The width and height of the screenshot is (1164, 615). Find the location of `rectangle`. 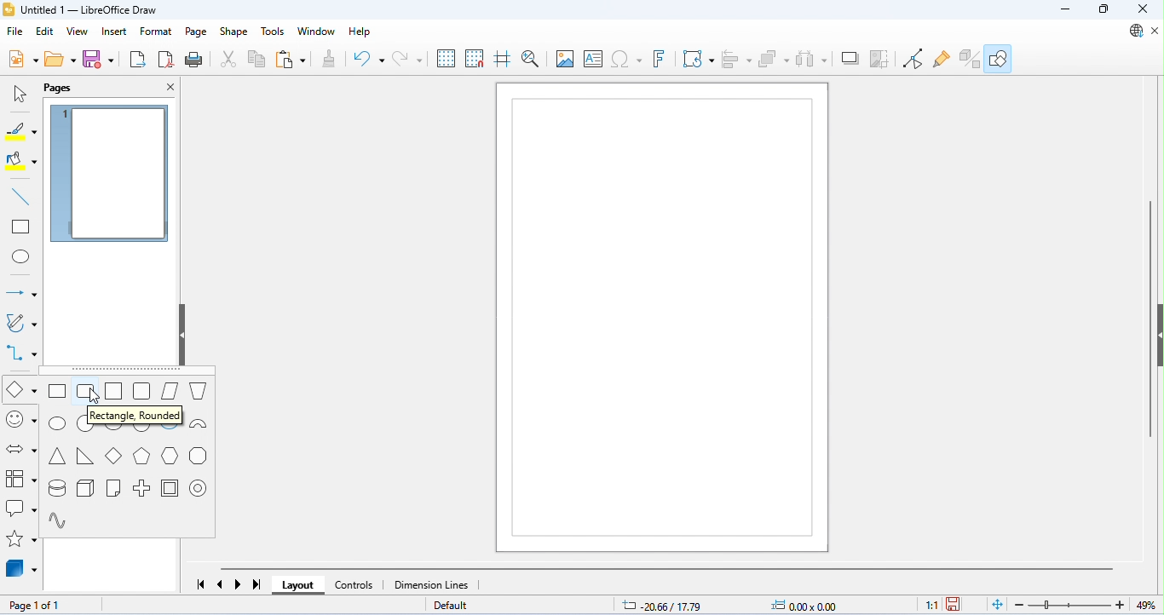

rectangle is located at coordinates (58, 391).